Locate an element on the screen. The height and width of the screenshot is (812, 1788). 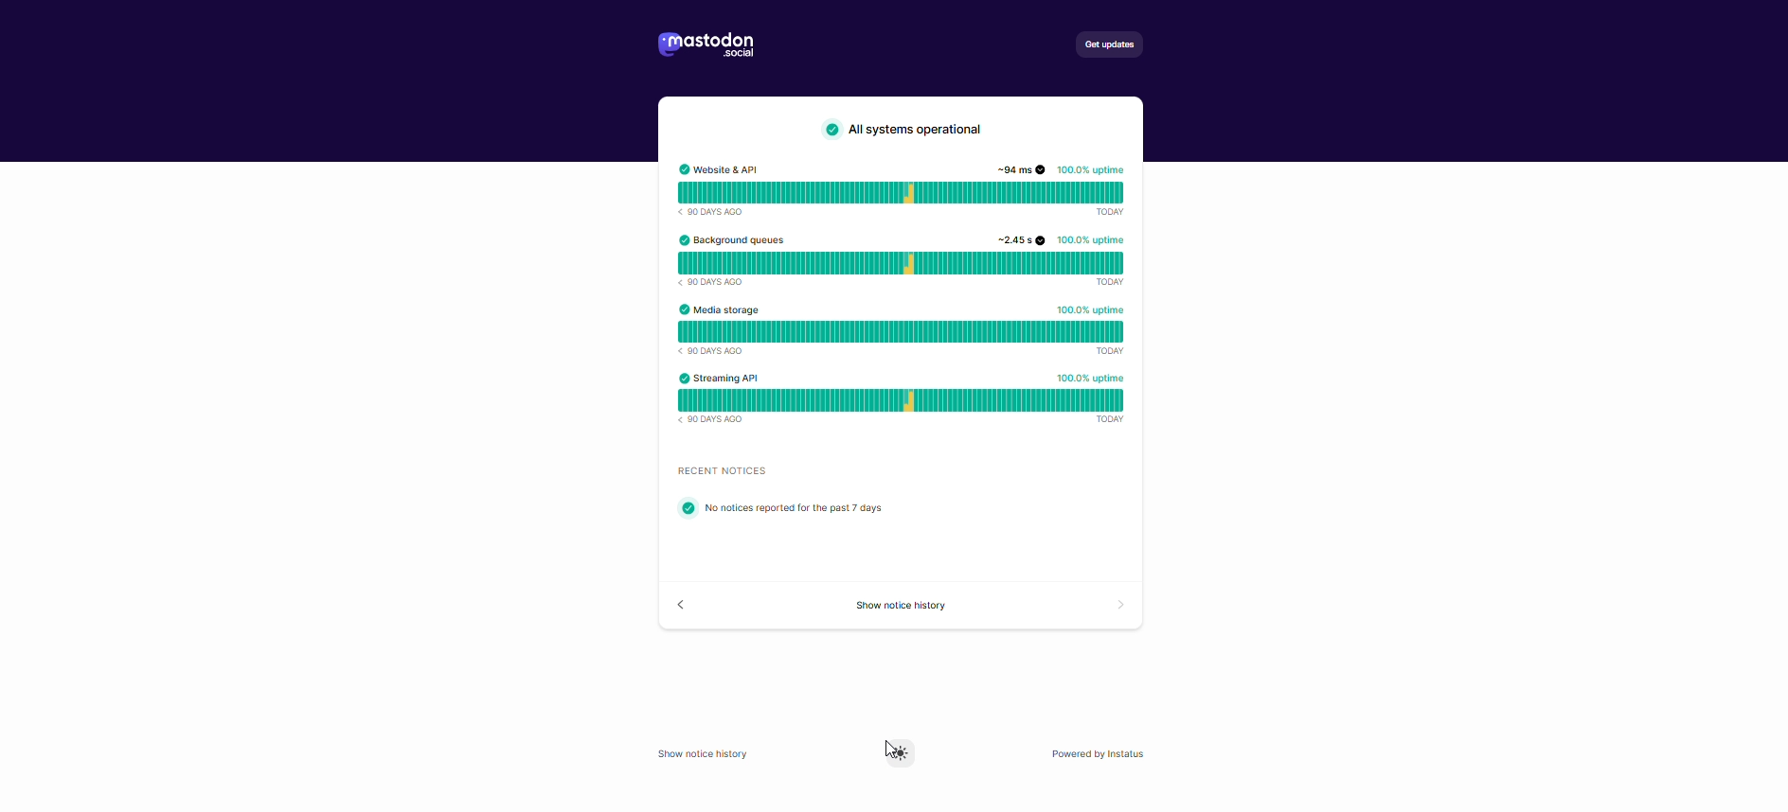
streaming and api is located at coordinates (921, 404).